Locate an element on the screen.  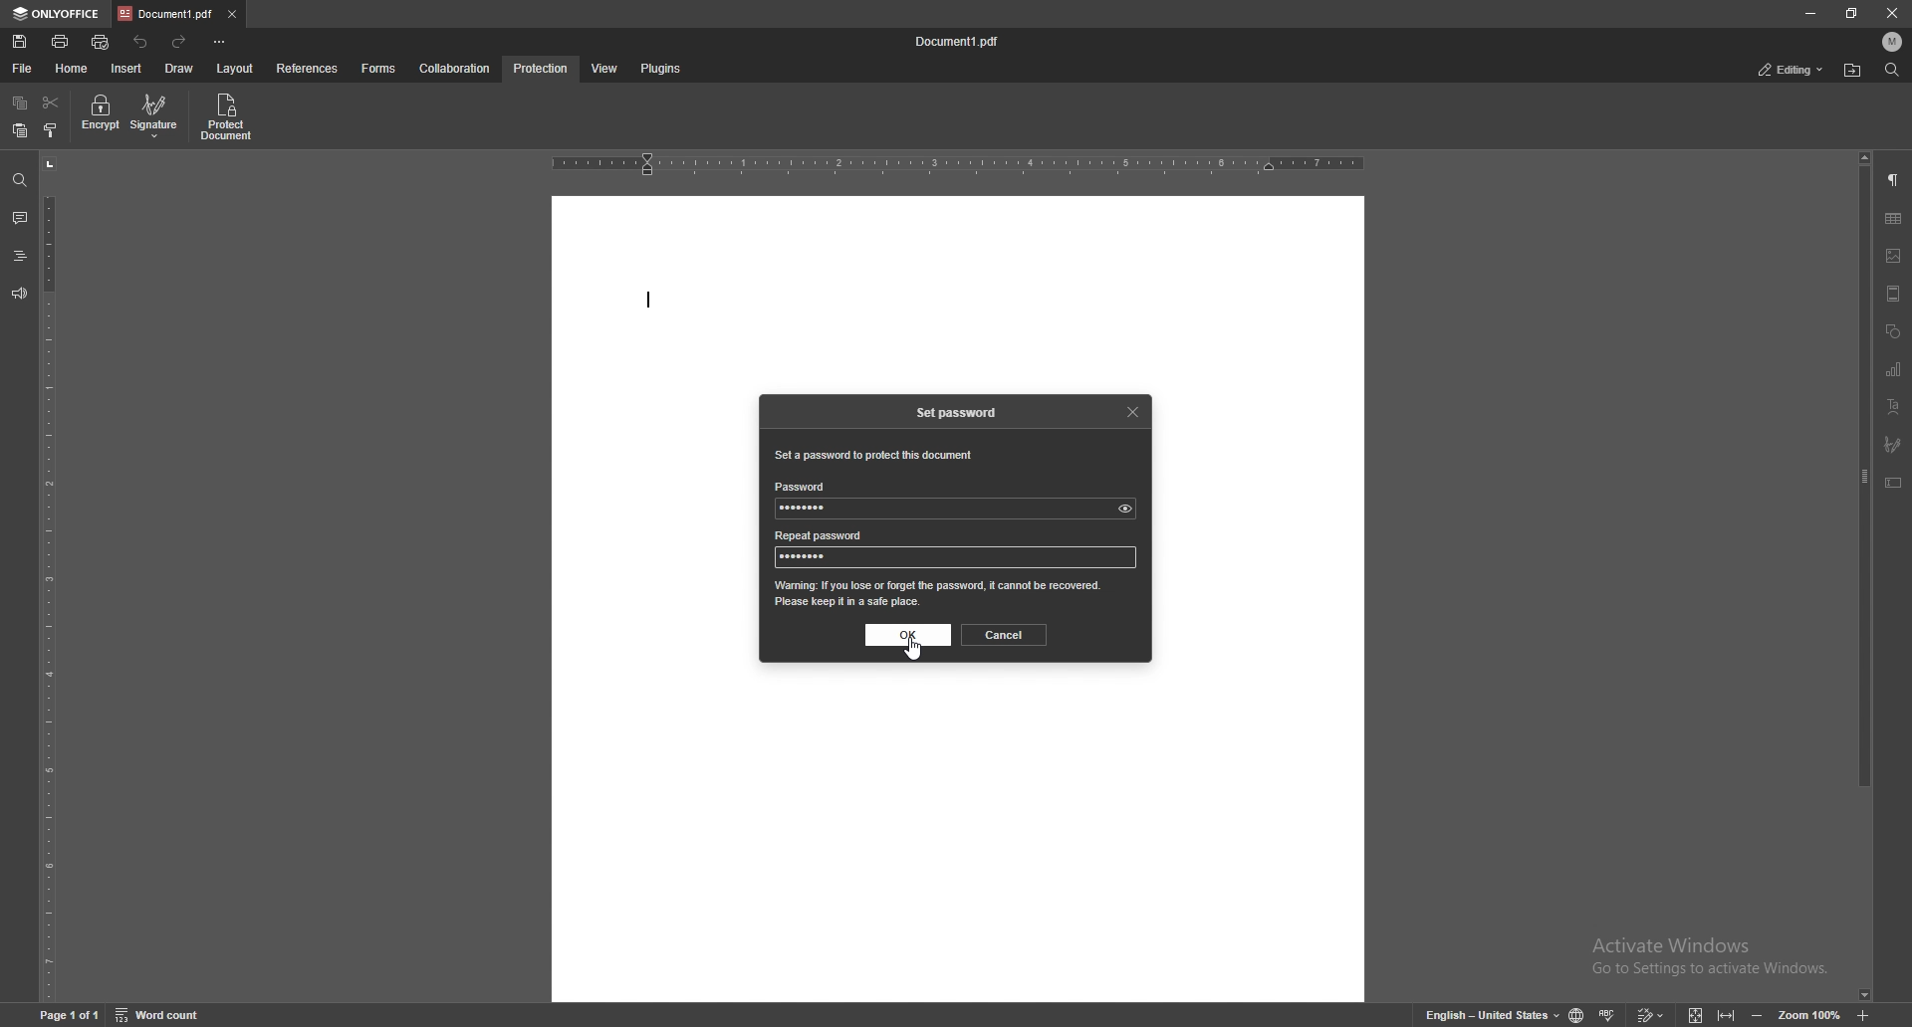
copy is located at coordinates (19, 103).